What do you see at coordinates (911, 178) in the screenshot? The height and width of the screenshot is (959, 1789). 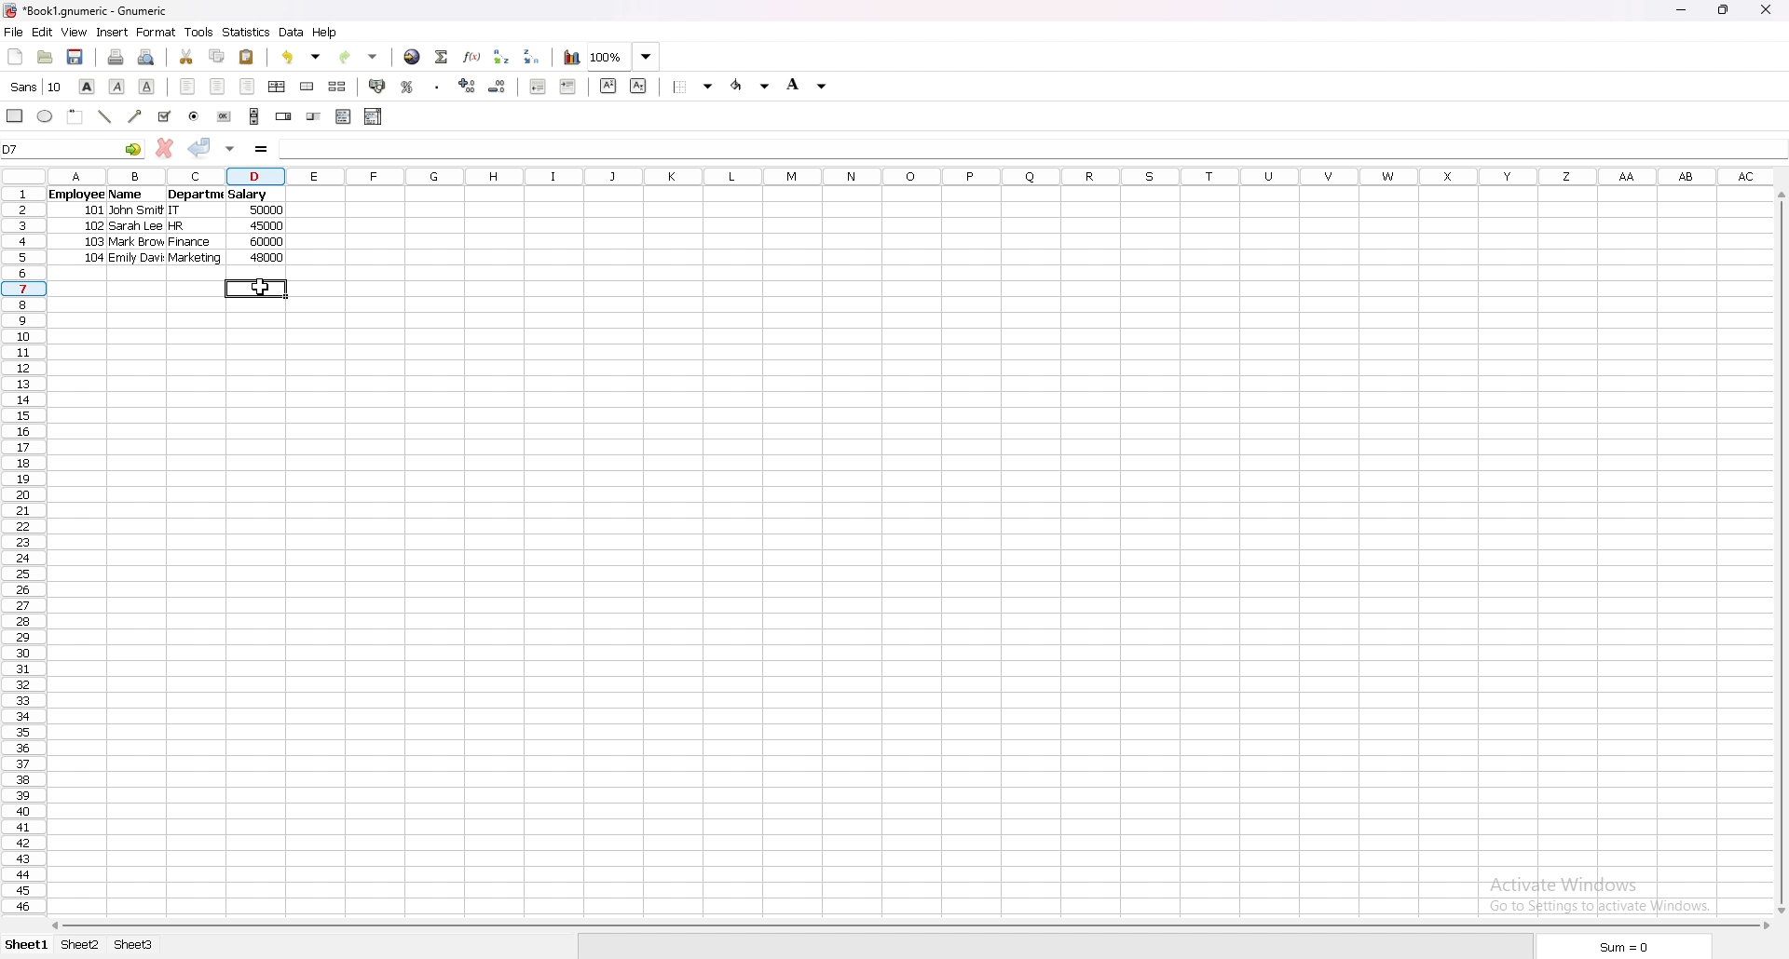 I see `column` at bounding box center [911, 178].